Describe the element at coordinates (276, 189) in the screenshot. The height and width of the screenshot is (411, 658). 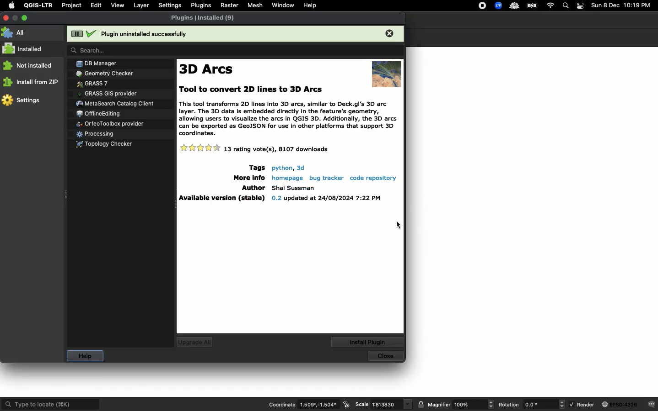
I see `Details` at that location.